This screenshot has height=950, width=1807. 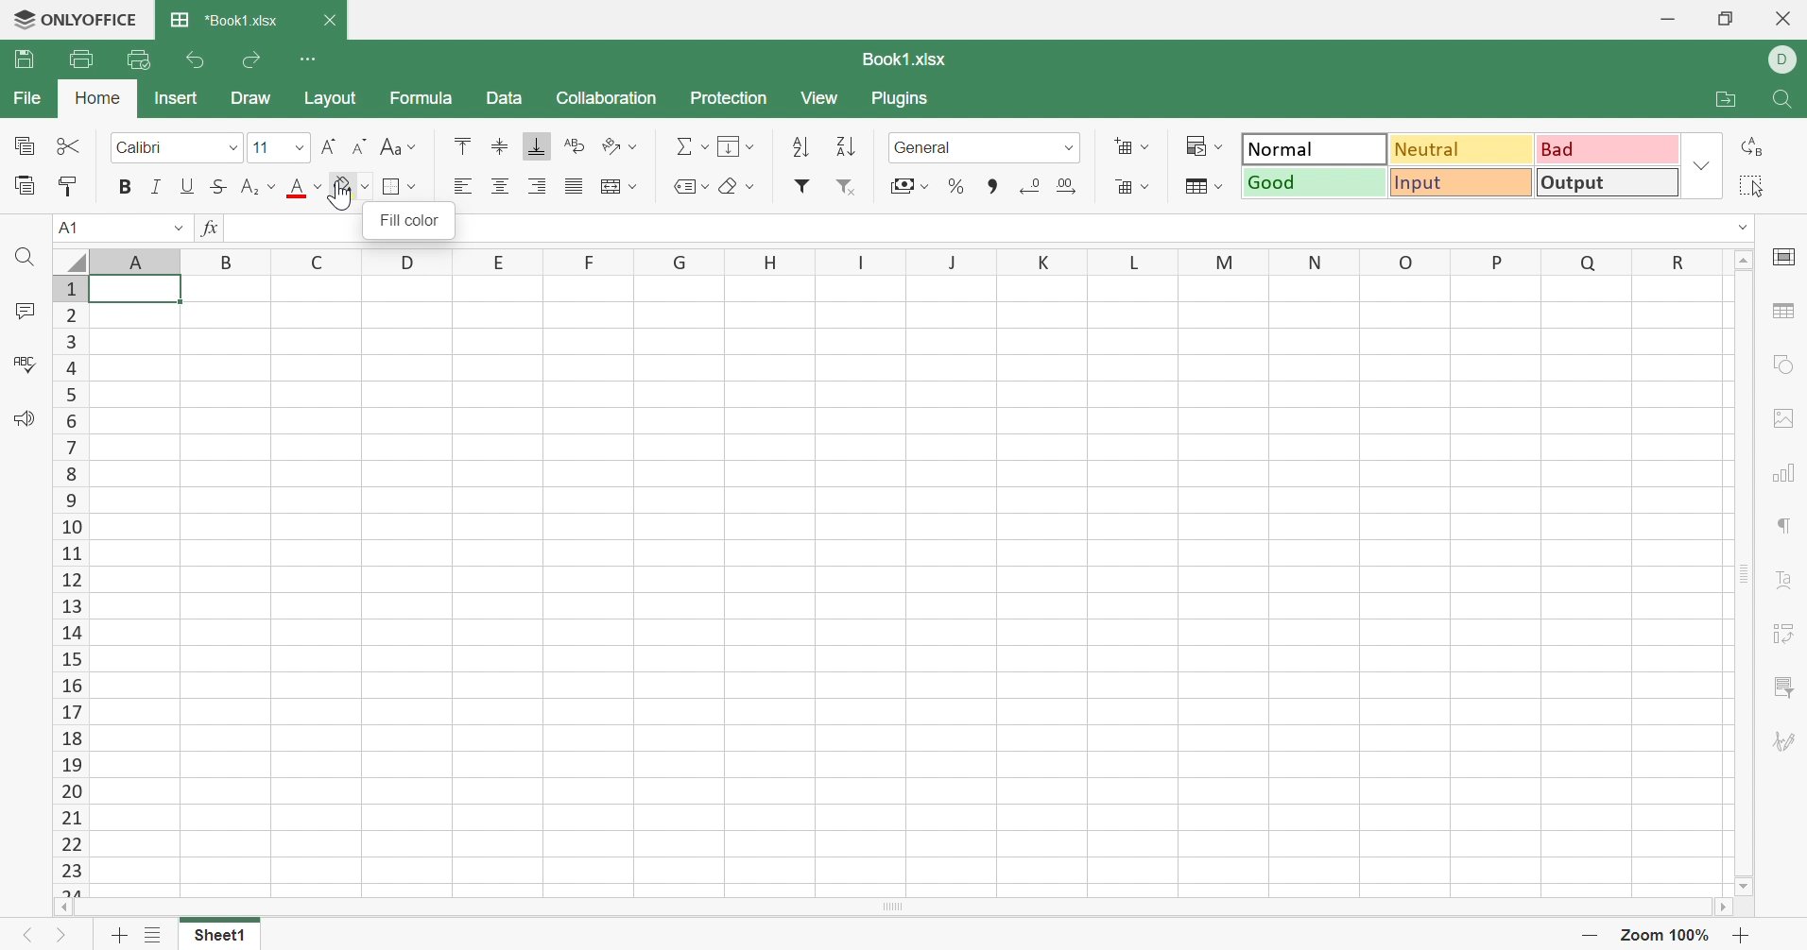 I want to click on Zoom In, so click(x=1738, y=934).